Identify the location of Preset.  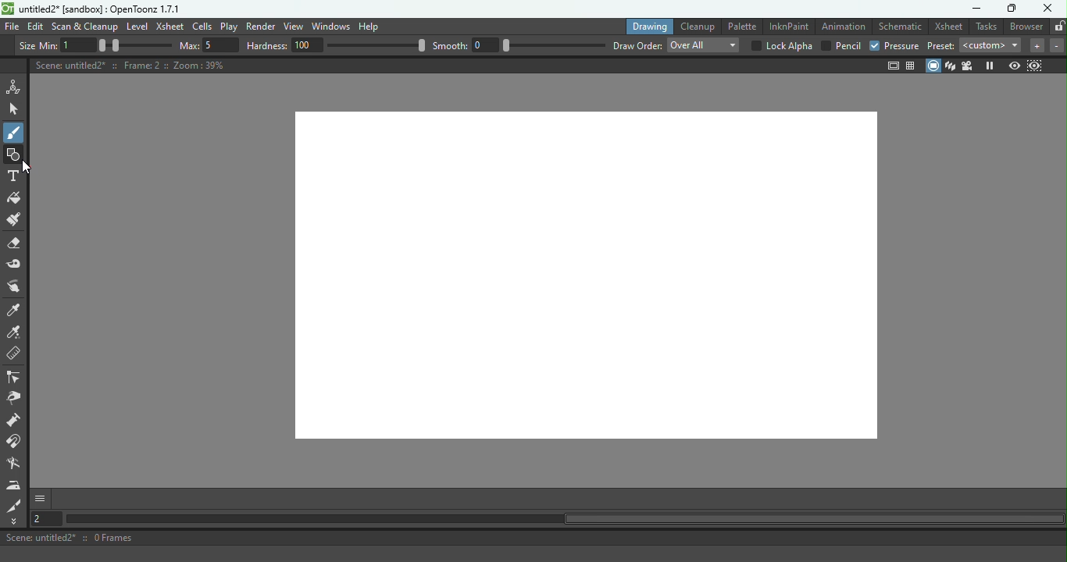
(995, 46).